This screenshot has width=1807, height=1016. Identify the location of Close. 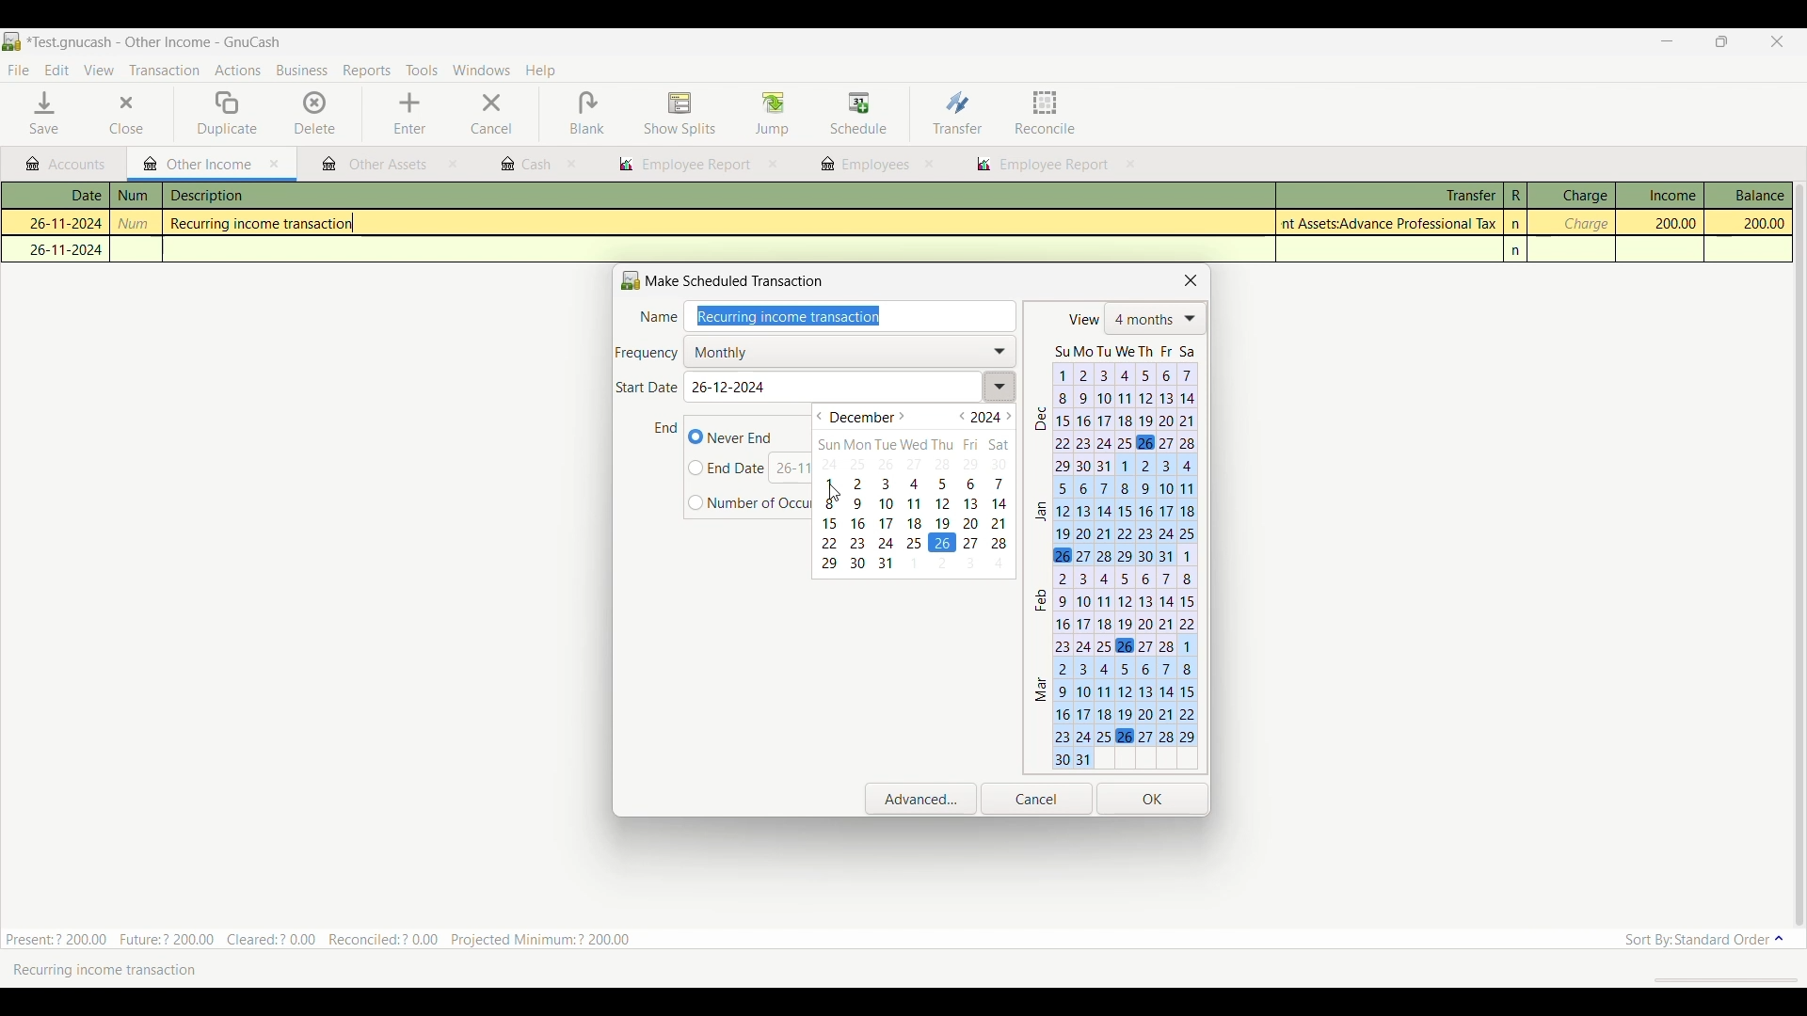
(113, 115).